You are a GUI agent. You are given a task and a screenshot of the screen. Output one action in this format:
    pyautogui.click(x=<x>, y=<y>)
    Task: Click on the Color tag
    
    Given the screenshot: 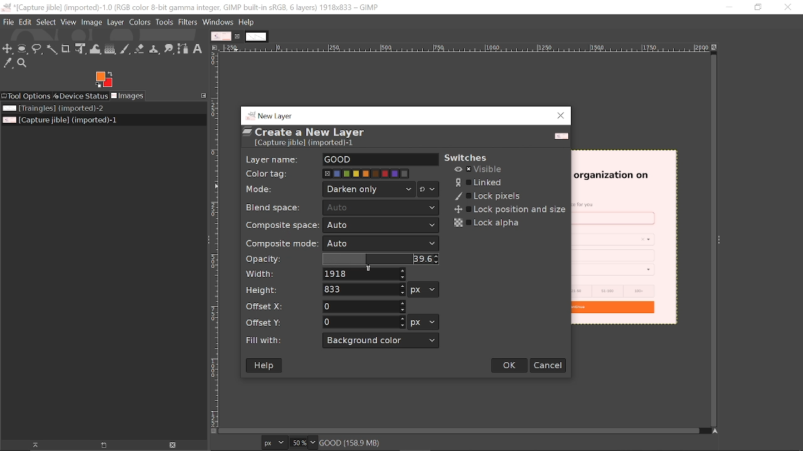 What is the action you would take?
    pyautogui.click(x=367, y=174)
    